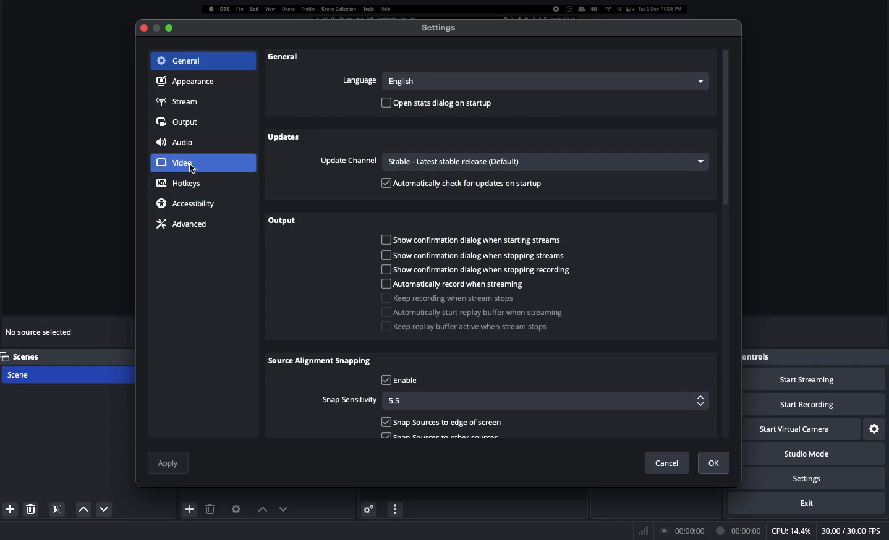 Image resolution: width=889 pixels, height=540 pixels. I want to click on Record when streaming, so click(455, 284).